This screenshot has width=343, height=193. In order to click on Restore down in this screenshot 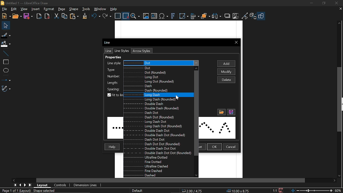, I will do `click(324, 3)`.